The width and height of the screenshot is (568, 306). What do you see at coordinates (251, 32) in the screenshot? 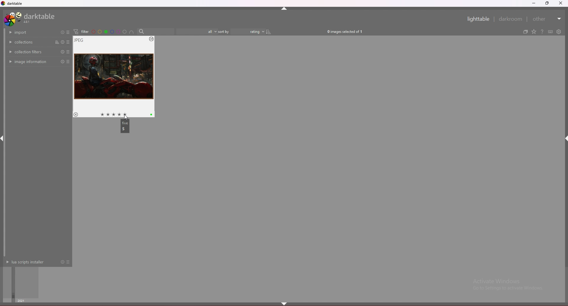
I see `determine sort order` at bounding box center [251, 32].